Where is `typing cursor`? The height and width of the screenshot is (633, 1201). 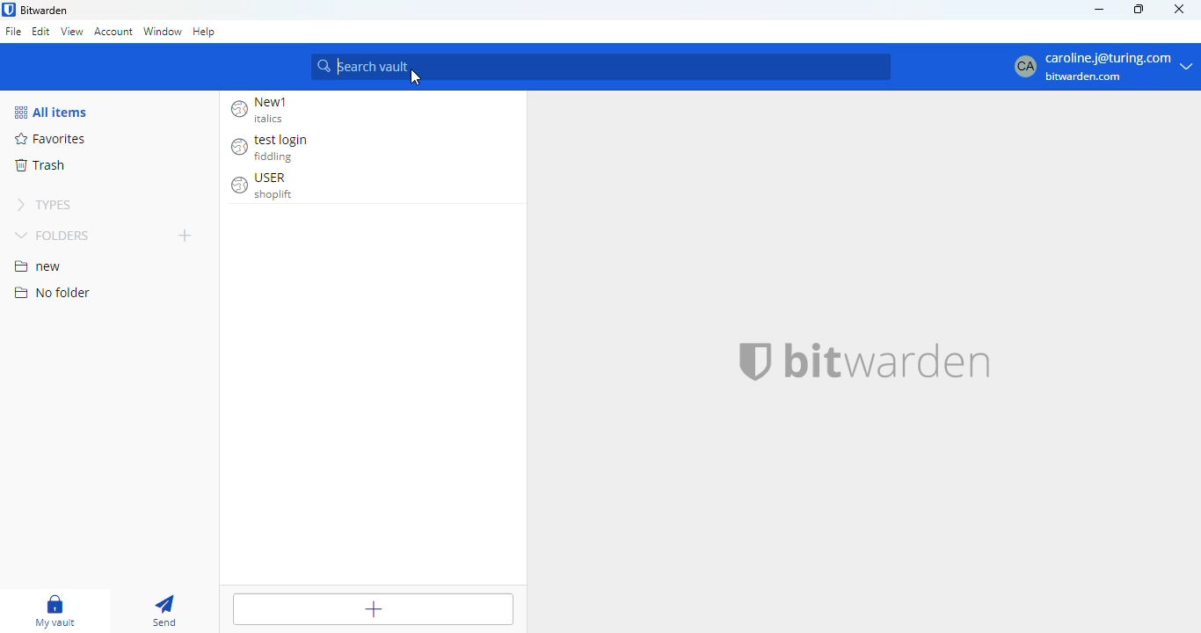 typing cursor is located at coordinates (341, 67).